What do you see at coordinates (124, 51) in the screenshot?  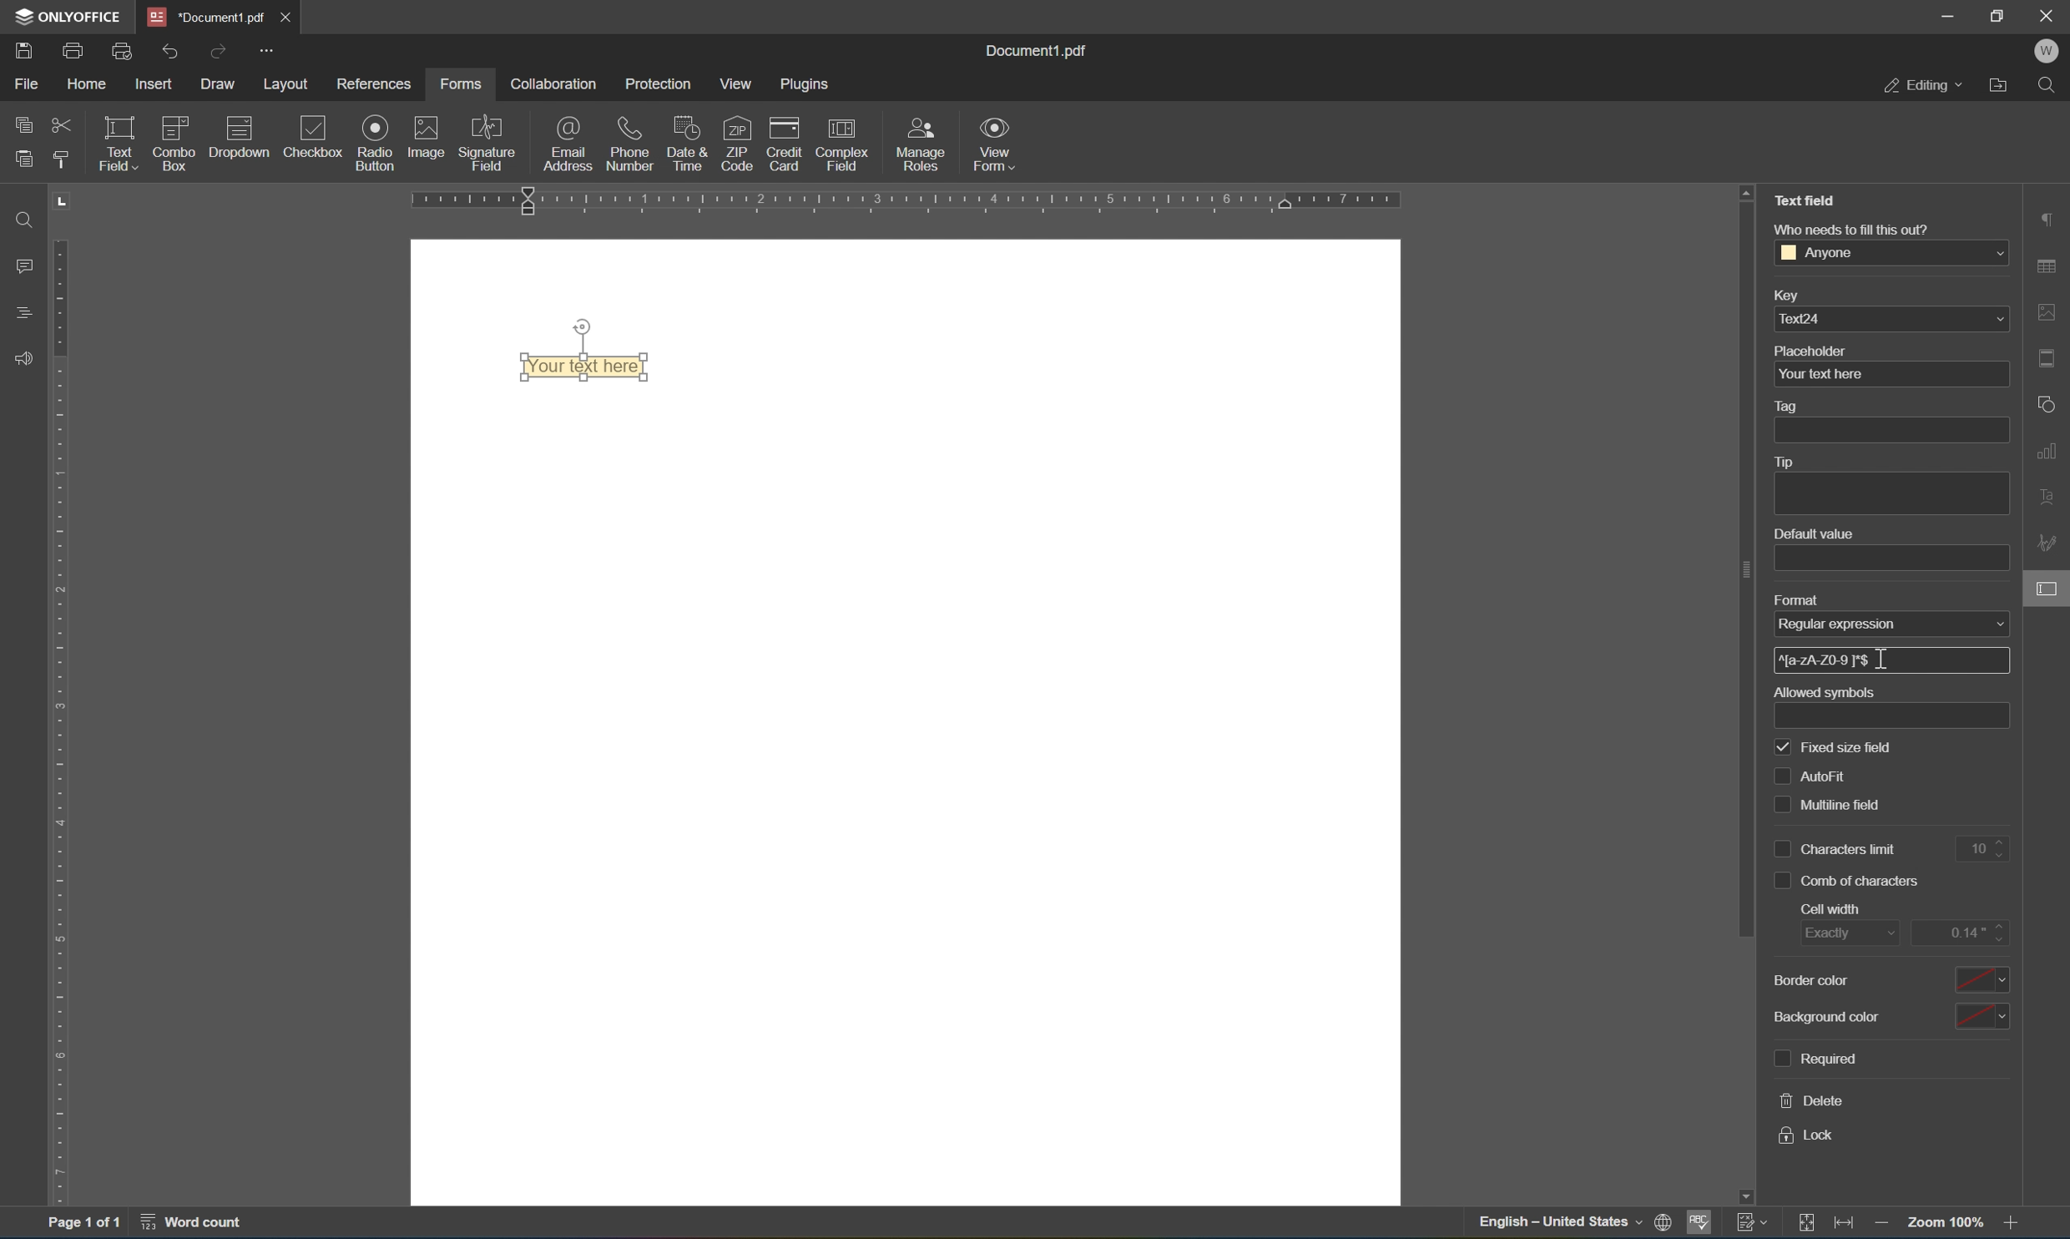 I see `quick print` at bounding box center [124, 51].